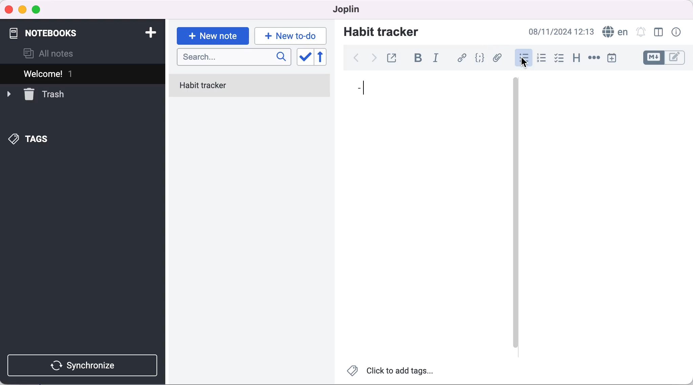  Describe the element at coordinates (560, 59) in the screenshot. I see `checkbox` at that location.